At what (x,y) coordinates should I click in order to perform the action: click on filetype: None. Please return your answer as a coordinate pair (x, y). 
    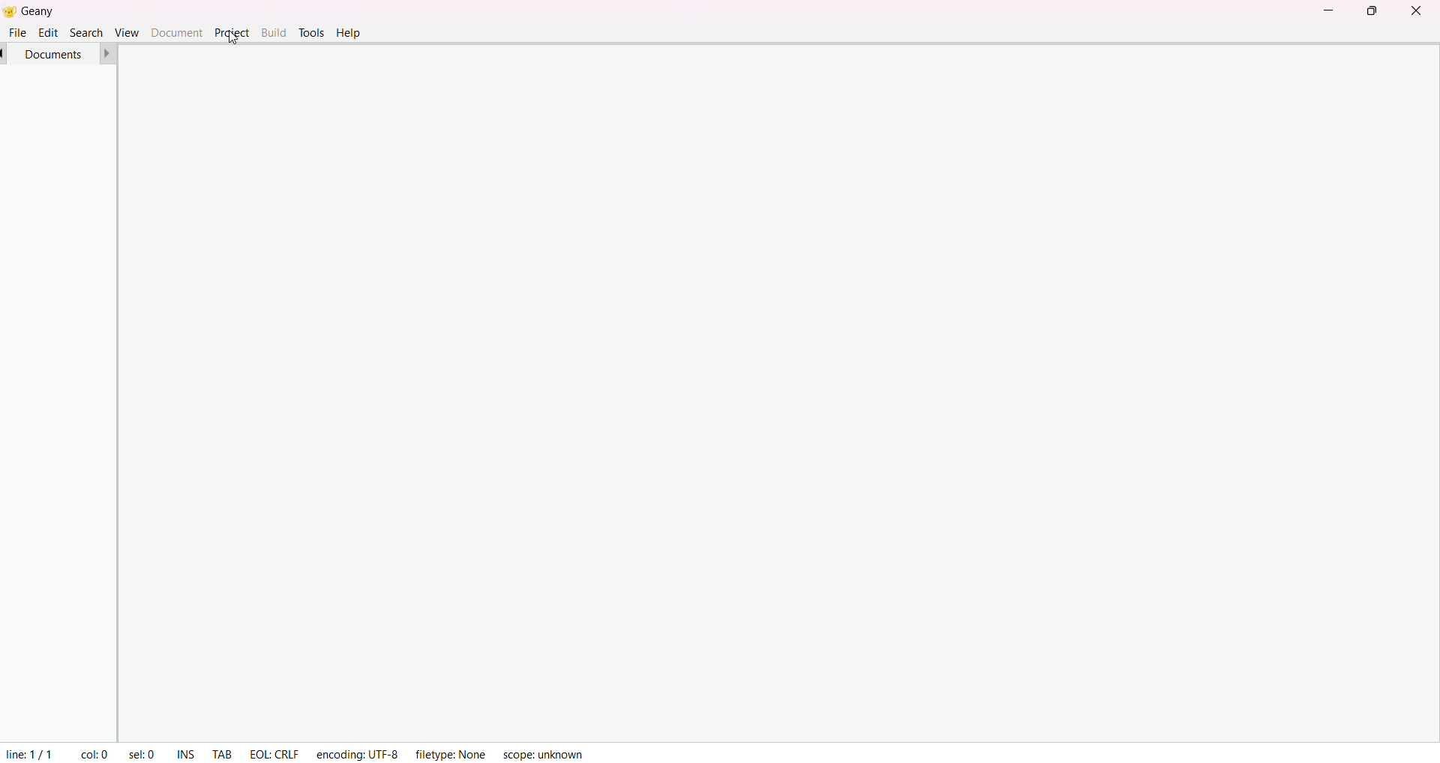
    Looking at the image, I should click on (448, 752).